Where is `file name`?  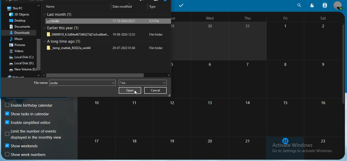
file name is located at coordinates (41, 83).